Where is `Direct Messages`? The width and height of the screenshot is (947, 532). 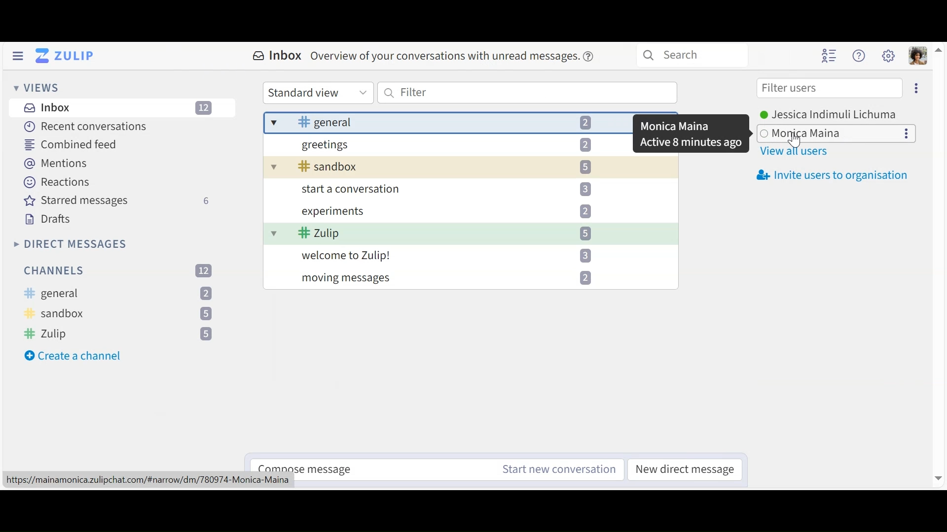 Direct Messages is located at coordinates (72, 244).